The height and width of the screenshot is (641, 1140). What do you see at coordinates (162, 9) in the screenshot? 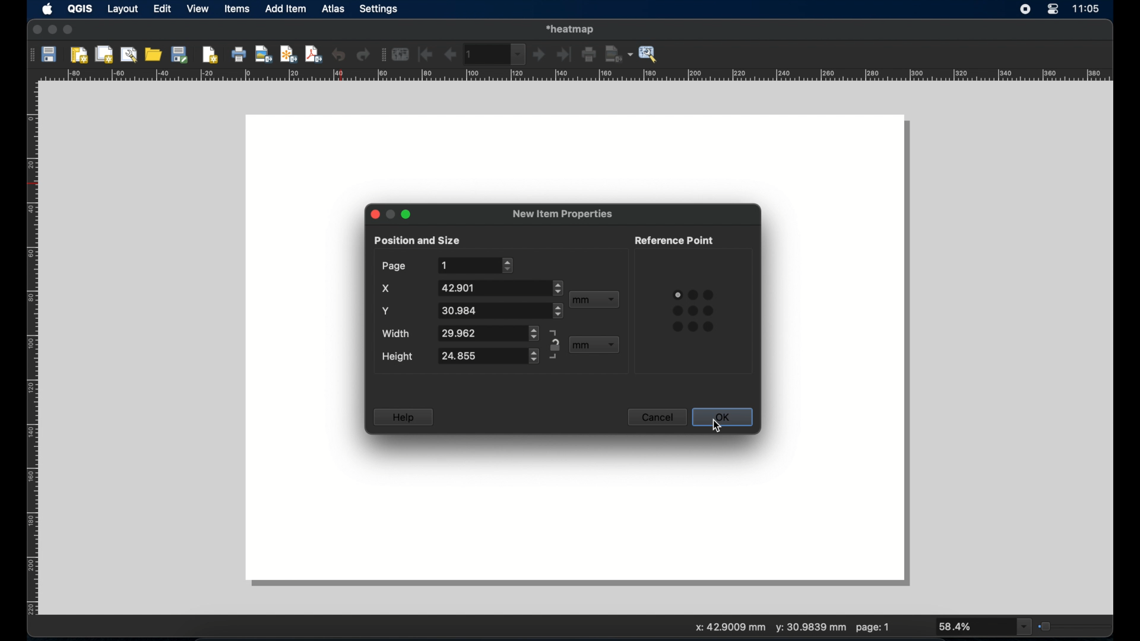
I see `edit` at bounding box center [162, 9].